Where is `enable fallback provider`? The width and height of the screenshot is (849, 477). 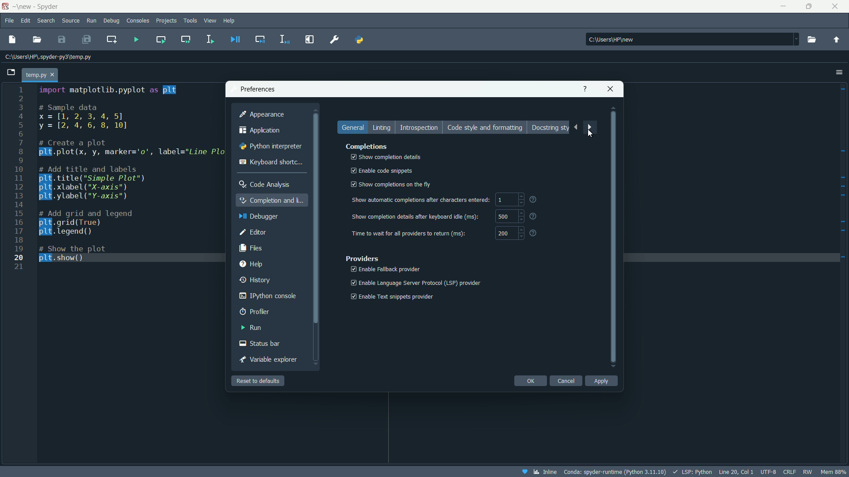 enable fallback provider is located at coordinates (384, 269).